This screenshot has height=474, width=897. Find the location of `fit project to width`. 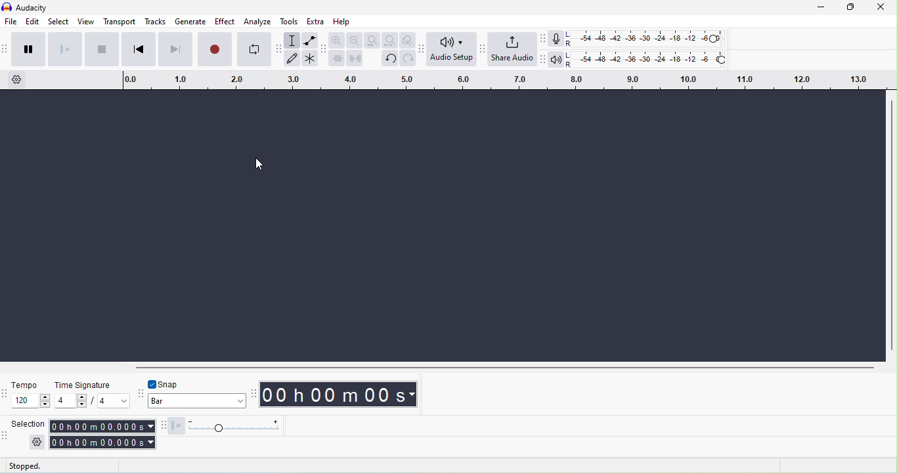

fit project to width is located at coordinates (391, 40).